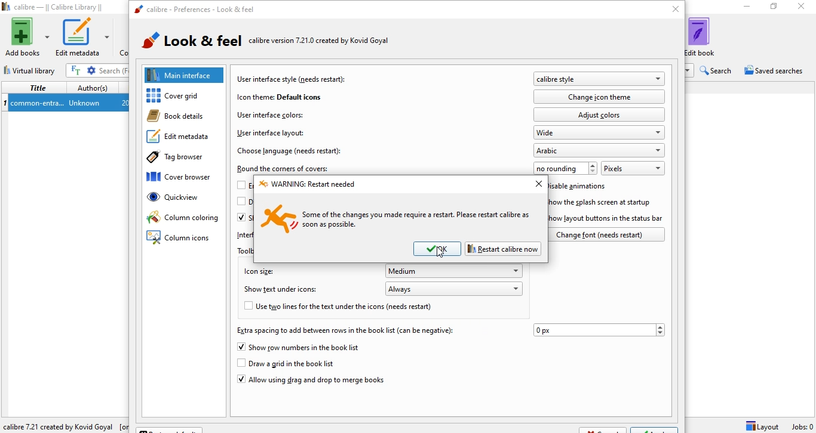  Describe the element at coordinates (270, 114) in the screenshot. I see `user interface colors` at that location.